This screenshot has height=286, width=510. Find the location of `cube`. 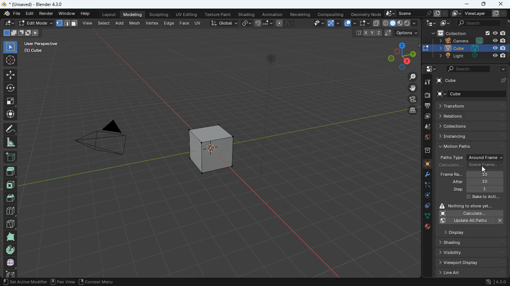

cube is located at coordinates (470, 48).